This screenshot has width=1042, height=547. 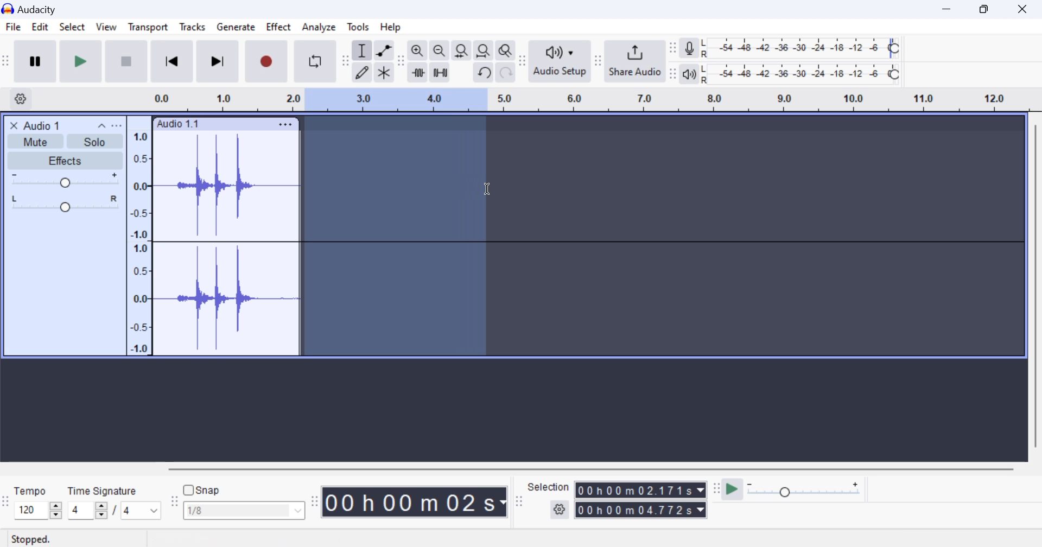 I want to click on Restore Down, so click(x=948, y=9).